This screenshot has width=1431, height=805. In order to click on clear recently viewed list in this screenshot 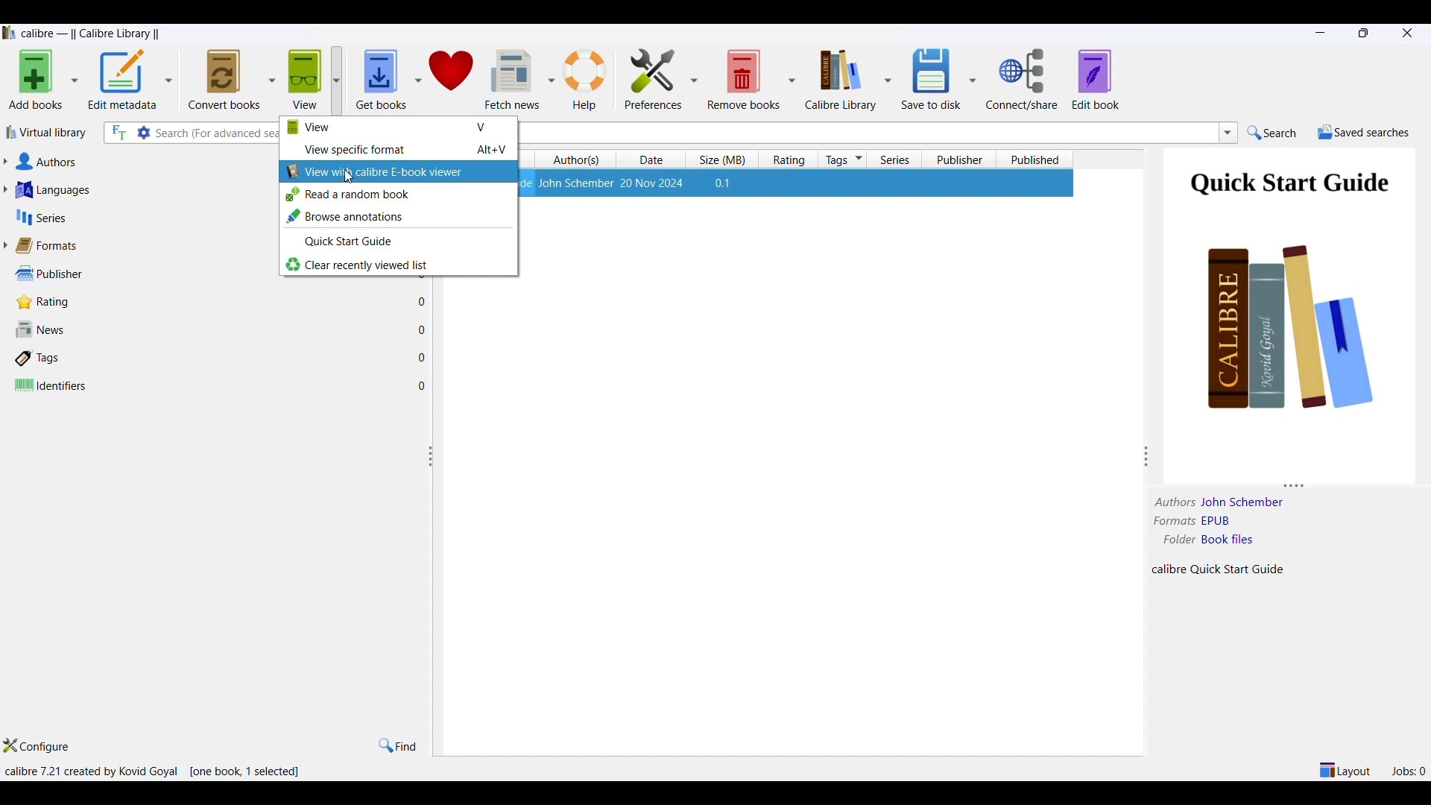, I will do `click(397, 266)`.